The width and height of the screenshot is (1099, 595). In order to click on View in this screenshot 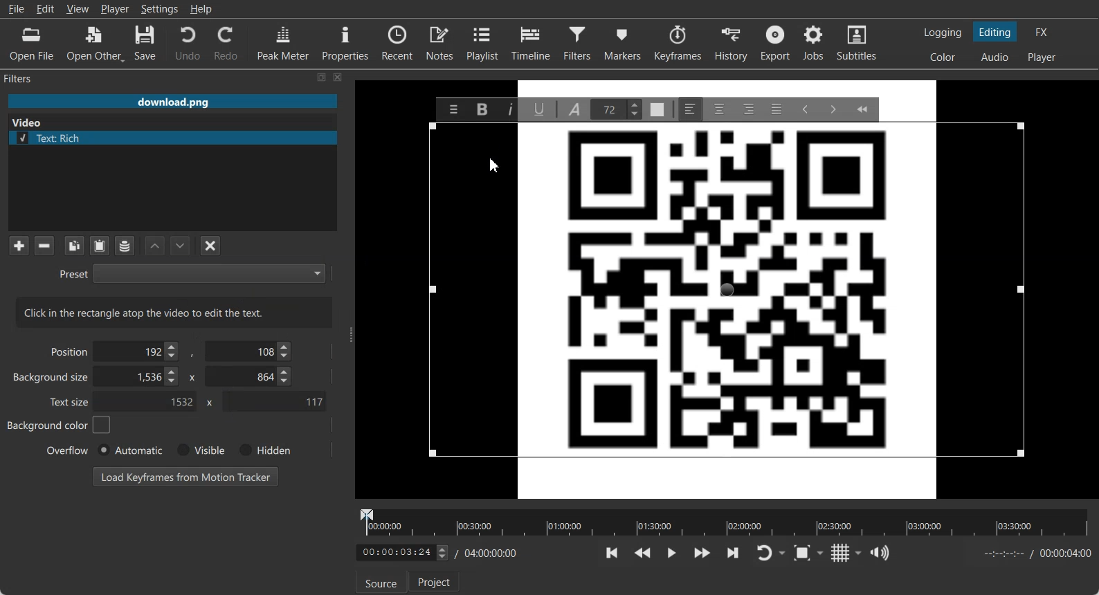, I will do `click(78, 8)`.